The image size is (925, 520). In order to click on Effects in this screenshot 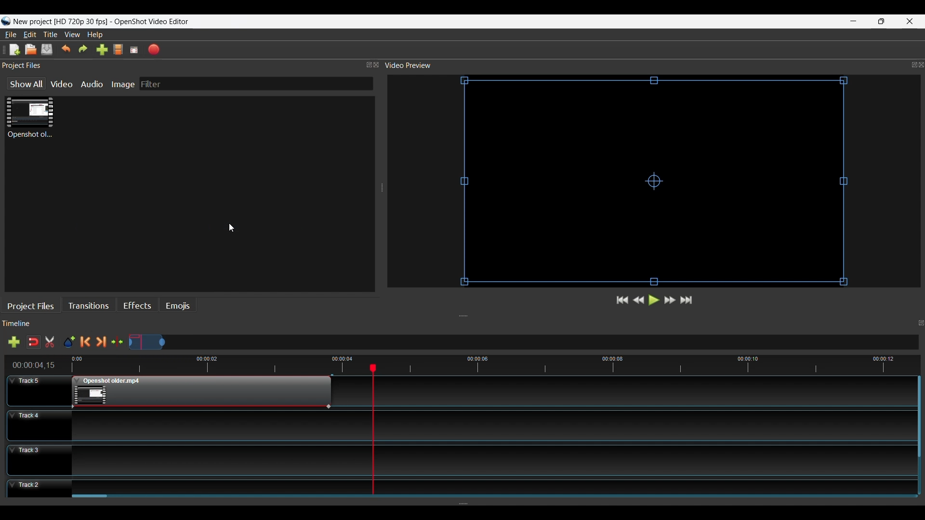, I will do `click(137, 307)`.